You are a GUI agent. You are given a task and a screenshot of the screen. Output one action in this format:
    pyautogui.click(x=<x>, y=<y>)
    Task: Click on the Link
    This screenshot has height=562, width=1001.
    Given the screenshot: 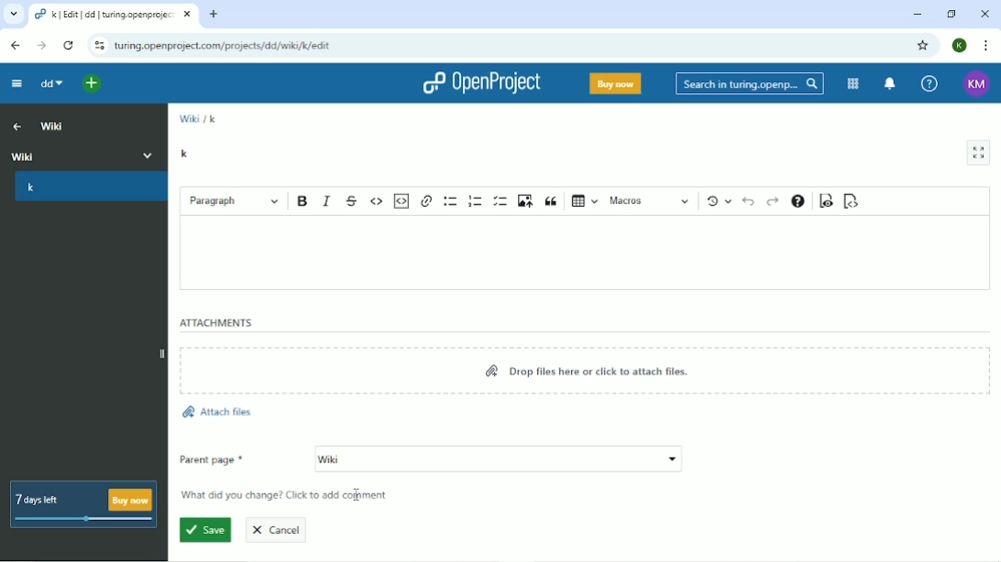 What is the action you would take?
    pyautogui.click(x=427, y=200)
    